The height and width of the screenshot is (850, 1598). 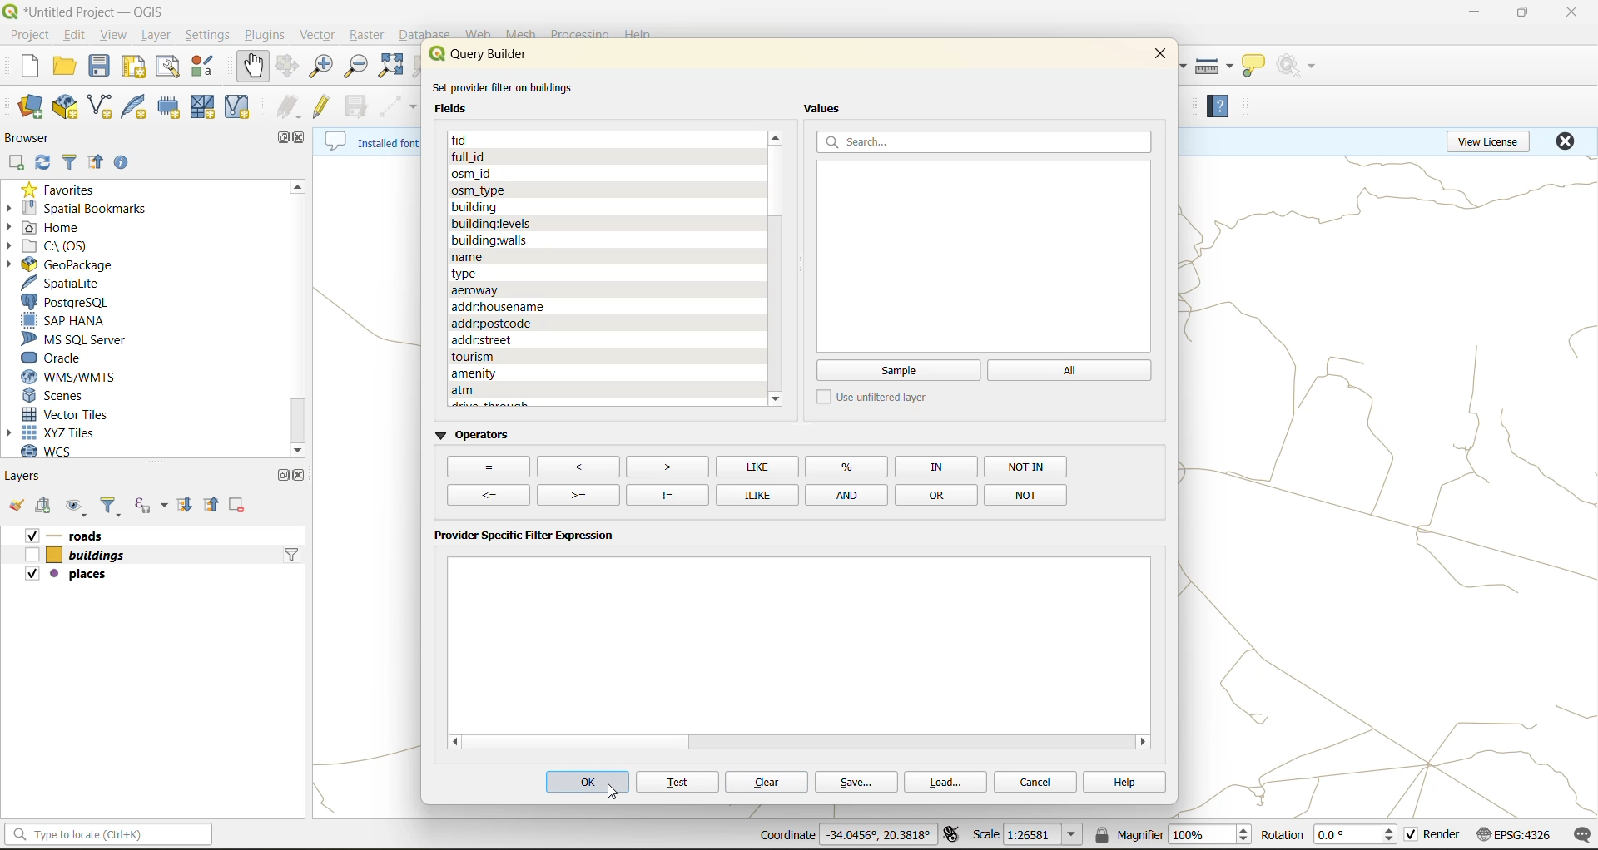 I want to click on temporary scratch layer, so click(x=171, y=107).